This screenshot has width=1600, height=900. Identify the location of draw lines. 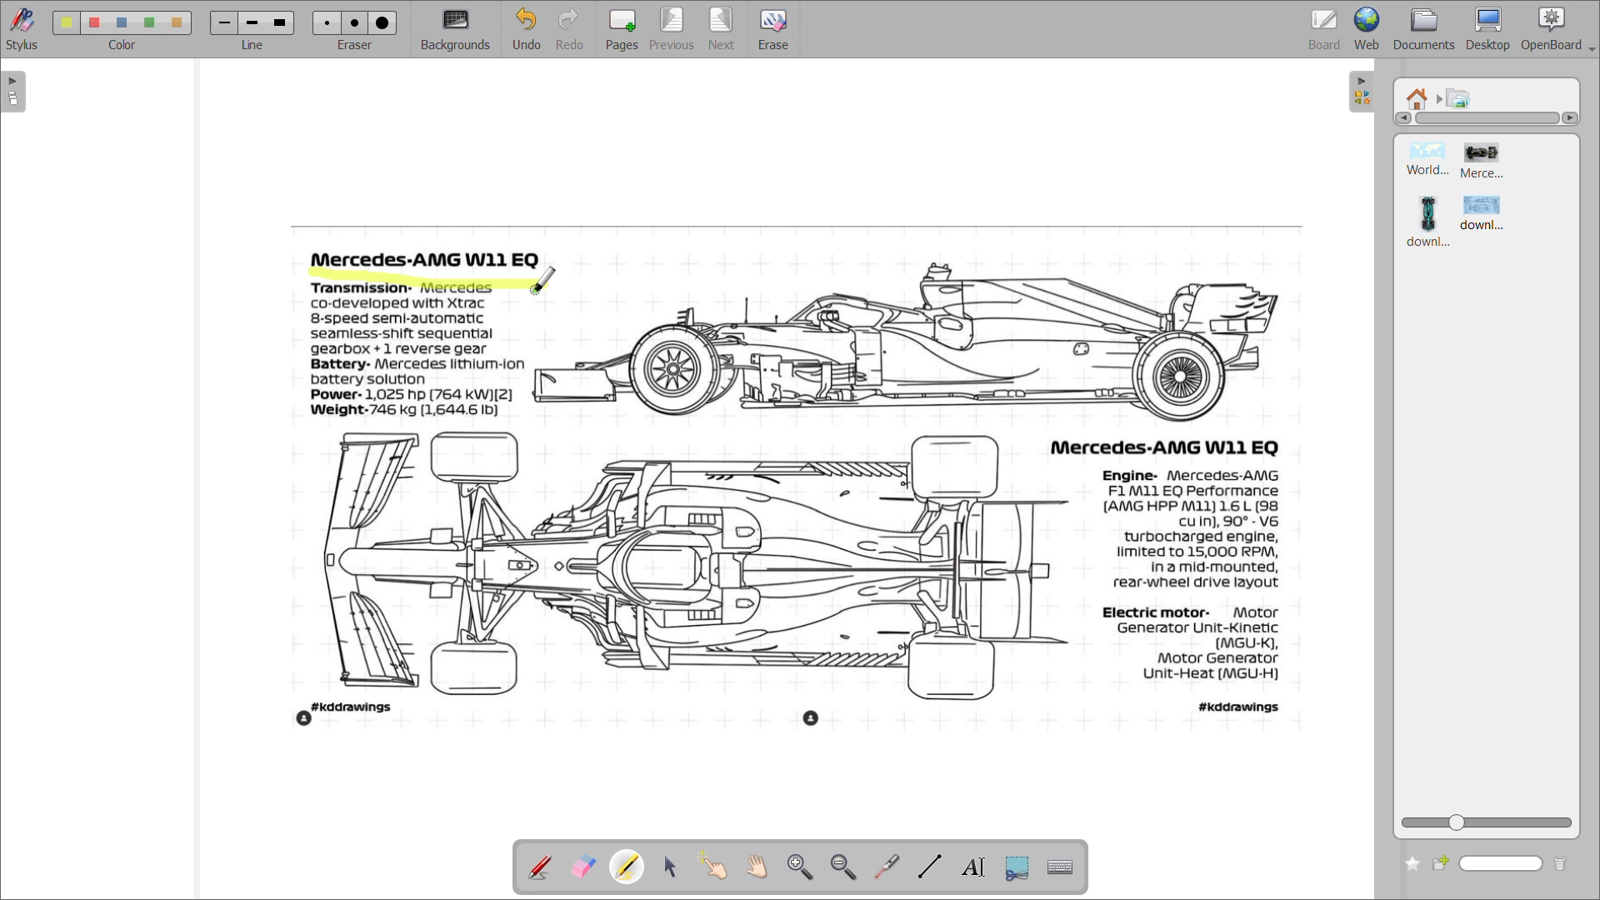
(932, 865).